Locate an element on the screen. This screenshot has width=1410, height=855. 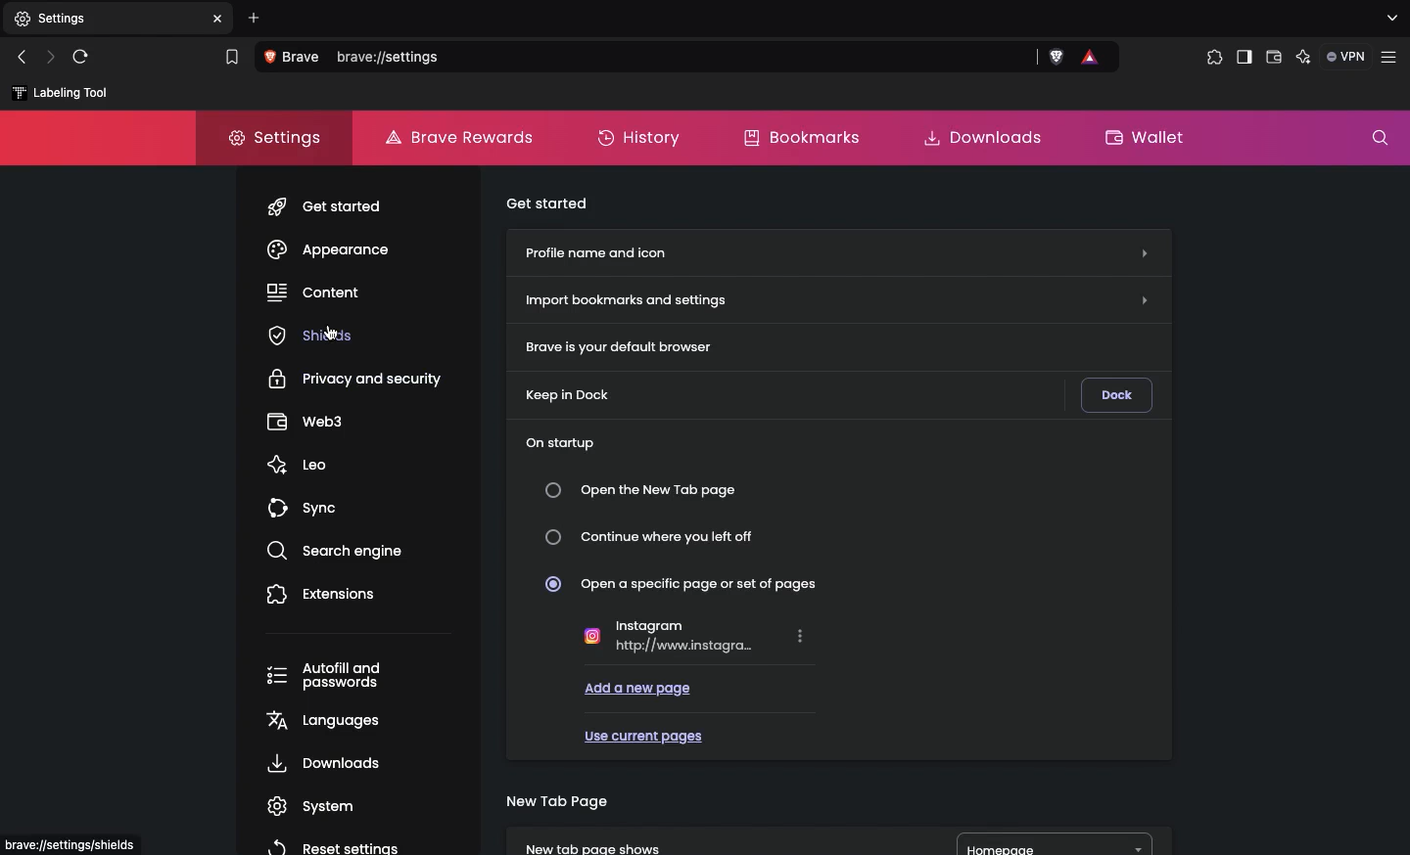
Content is located at coordinates (310, 292).